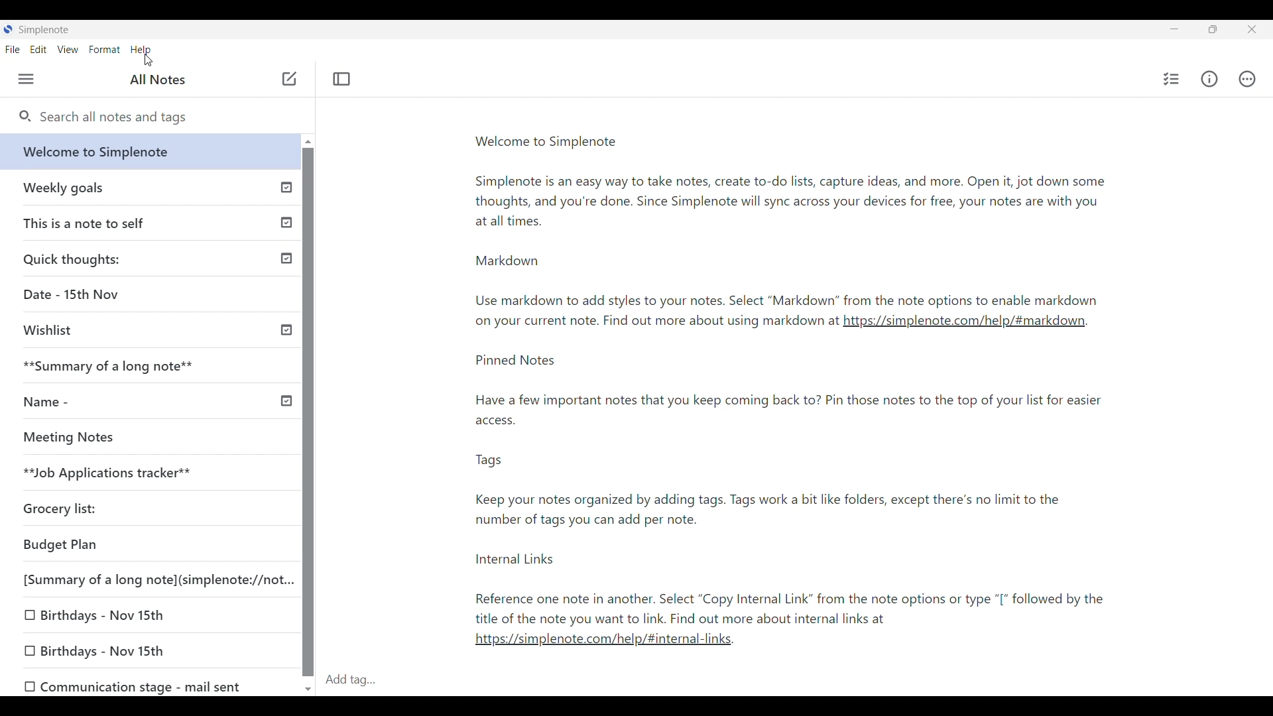 The width and height of the screenshot is (1273, 716). Describe the element at coordinates (283, 186) in the screenshot. I see `Published` at that location.